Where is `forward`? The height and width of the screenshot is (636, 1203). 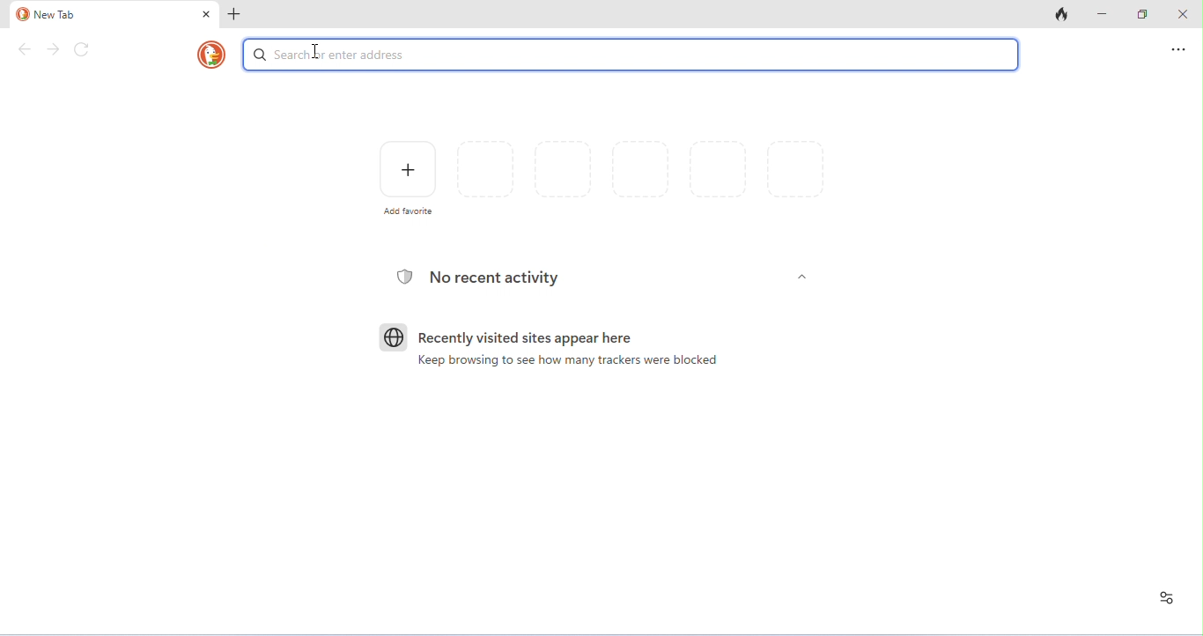 forward is located at coordinates (55, 48).